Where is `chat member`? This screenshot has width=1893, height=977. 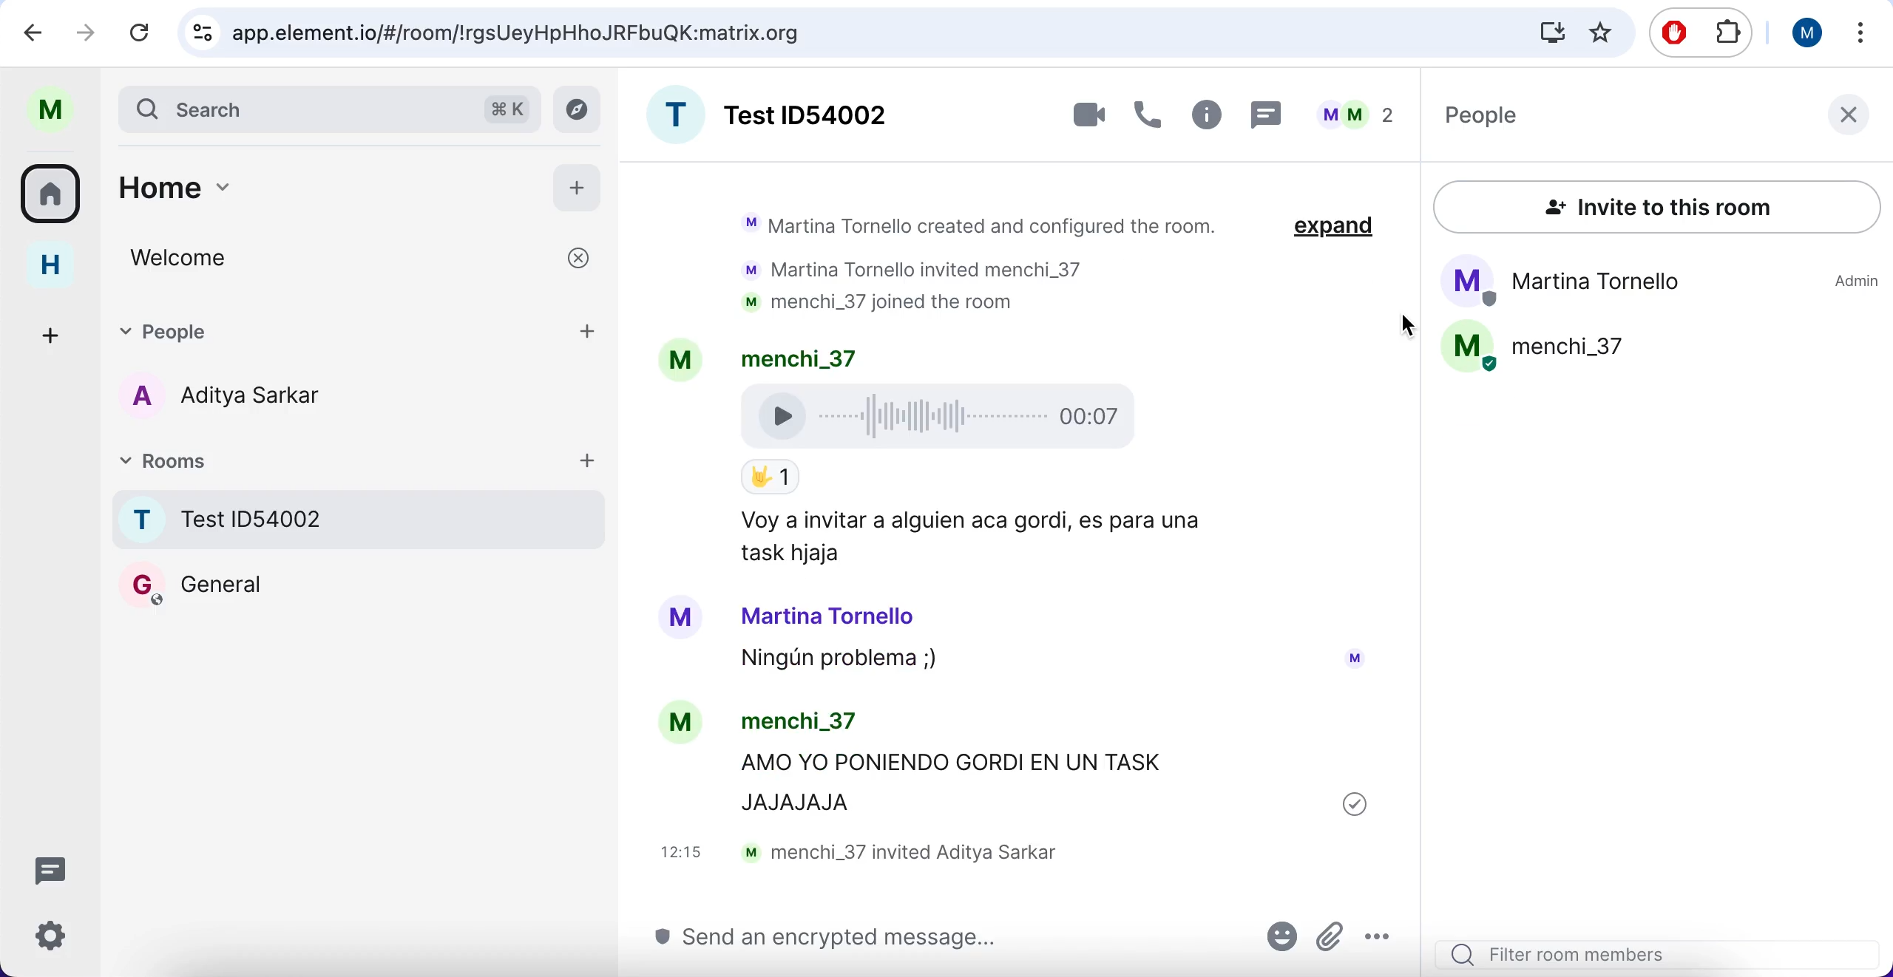 chat member is located at coordinates (343, 395).